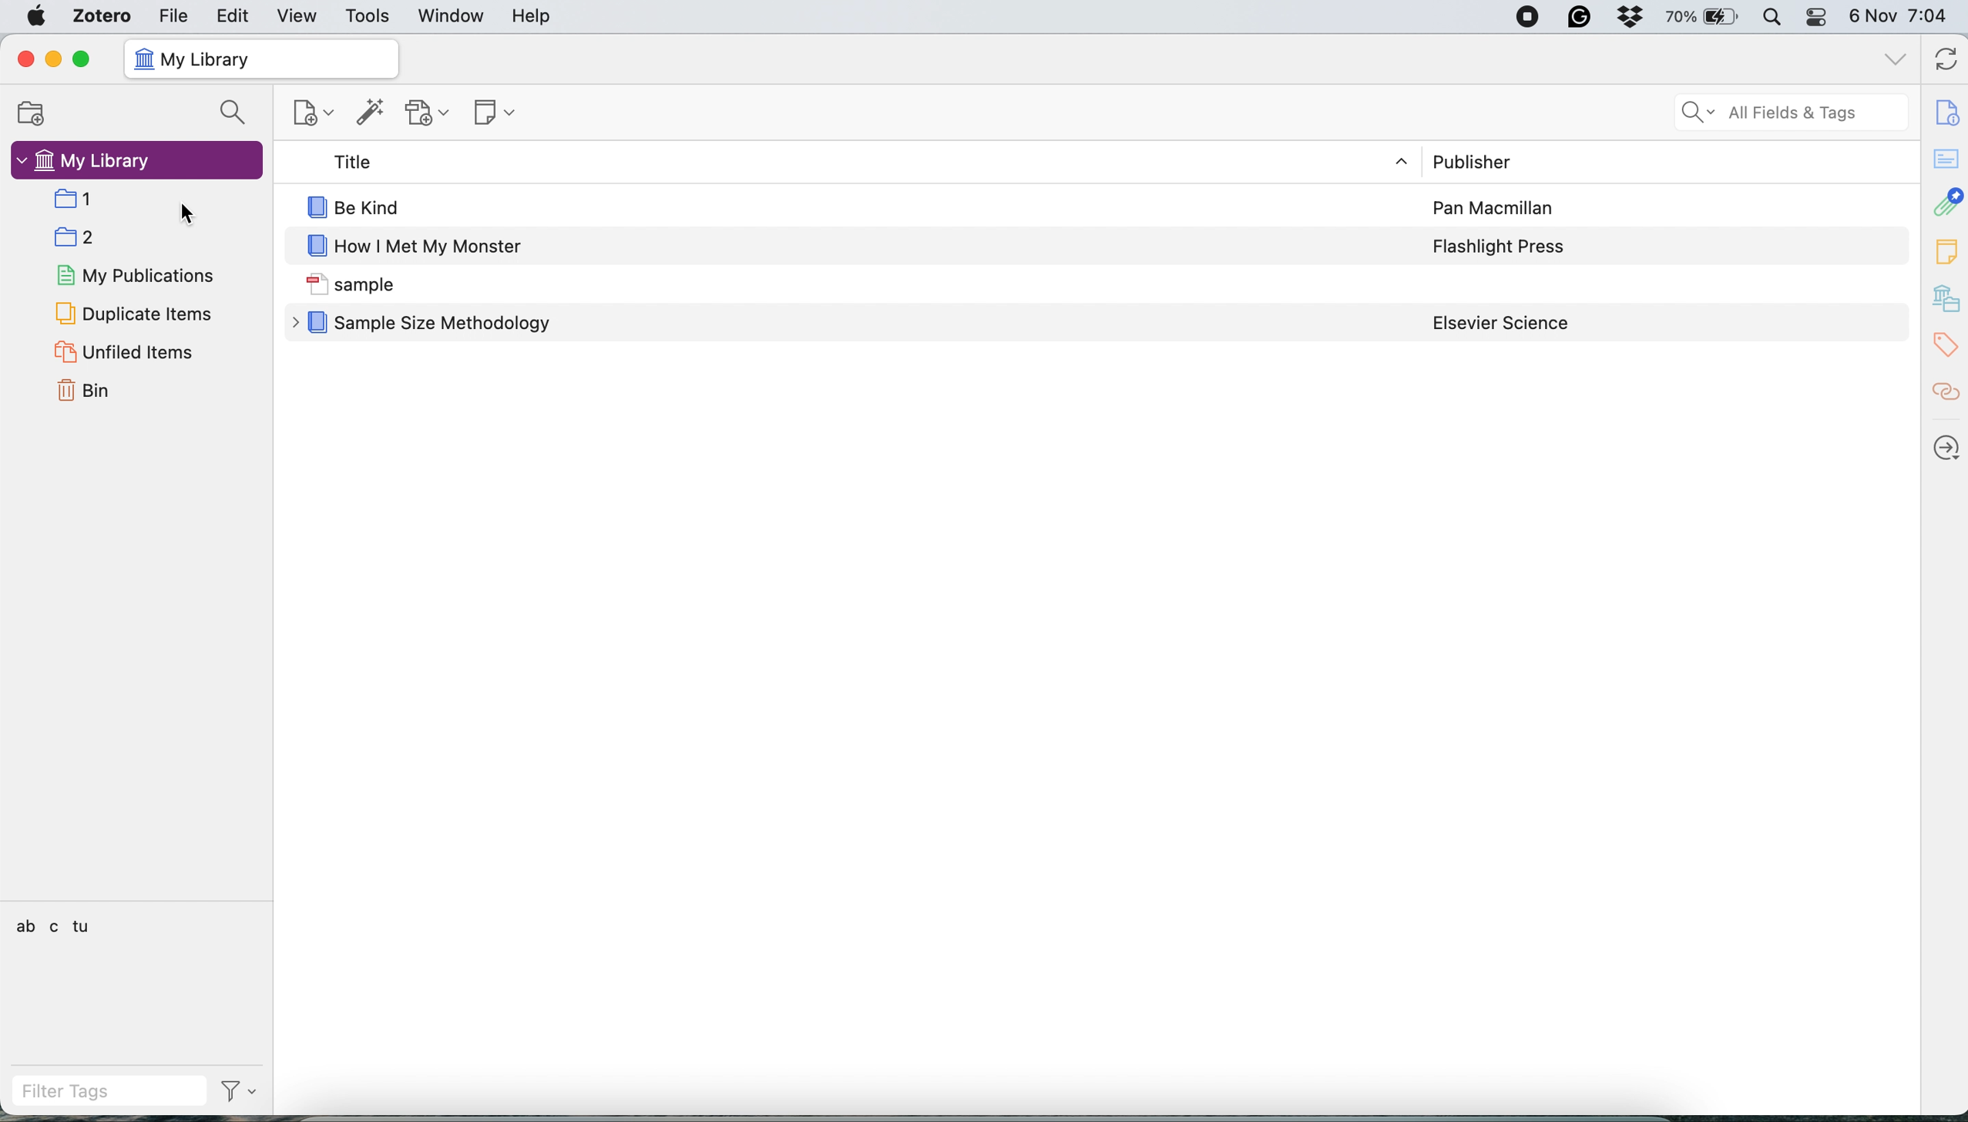 Image resolution: width=1968 pixels, height=1122 pixels. Describe the element at coordinates (1902, 16) in the screenshot. I see `6 Nov 7:04` at that location.